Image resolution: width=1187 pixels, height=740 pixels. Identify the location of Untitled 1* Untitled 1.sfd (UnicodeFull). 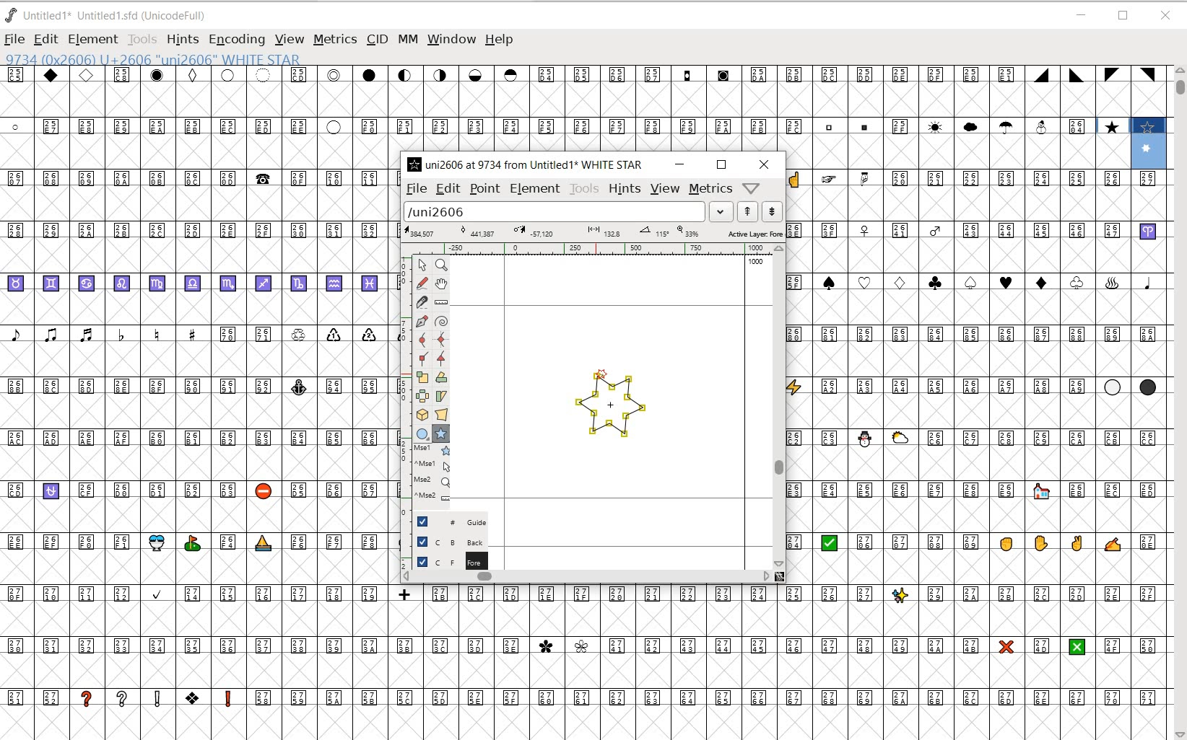
(111, 17).